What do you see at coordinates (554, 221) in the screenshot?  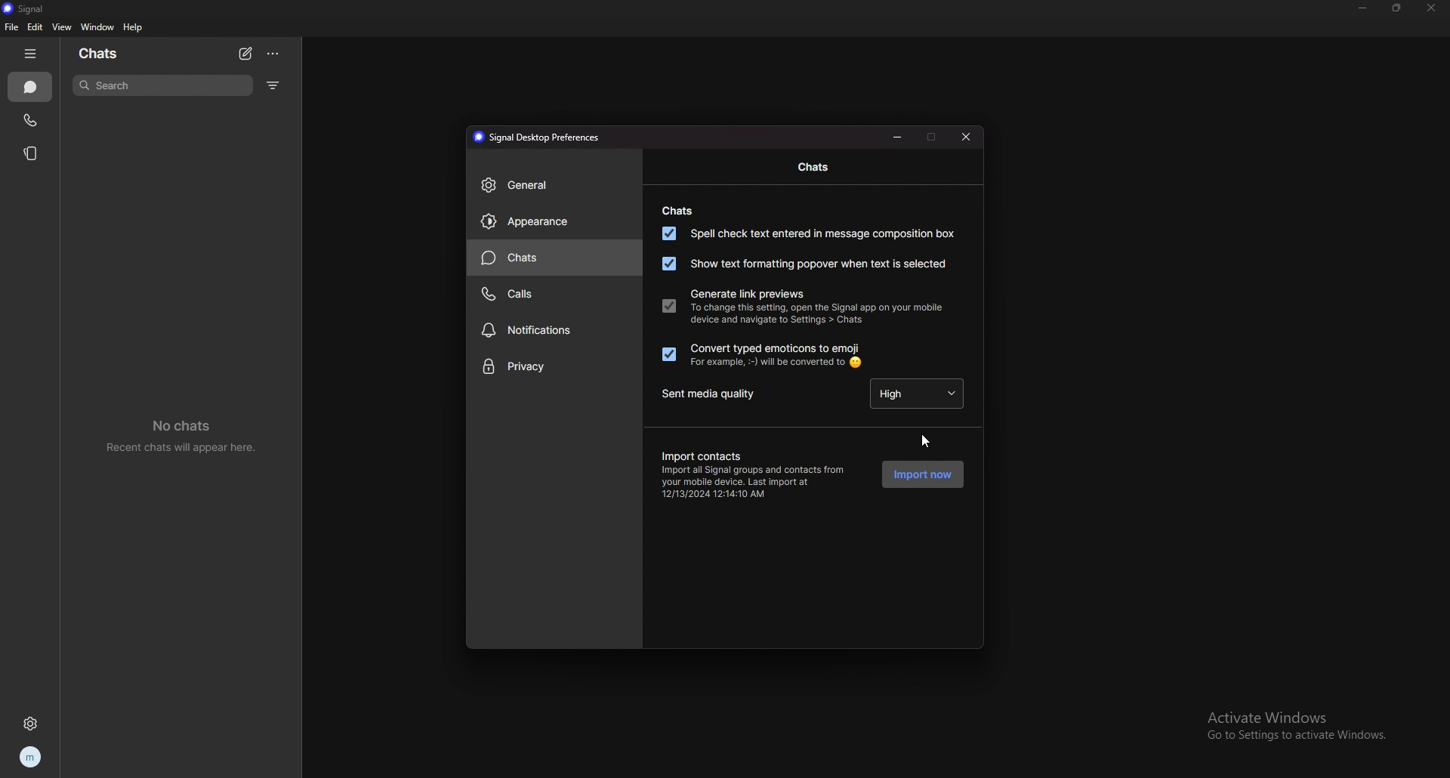 I see `appearance` at bounding box center [554, 221].